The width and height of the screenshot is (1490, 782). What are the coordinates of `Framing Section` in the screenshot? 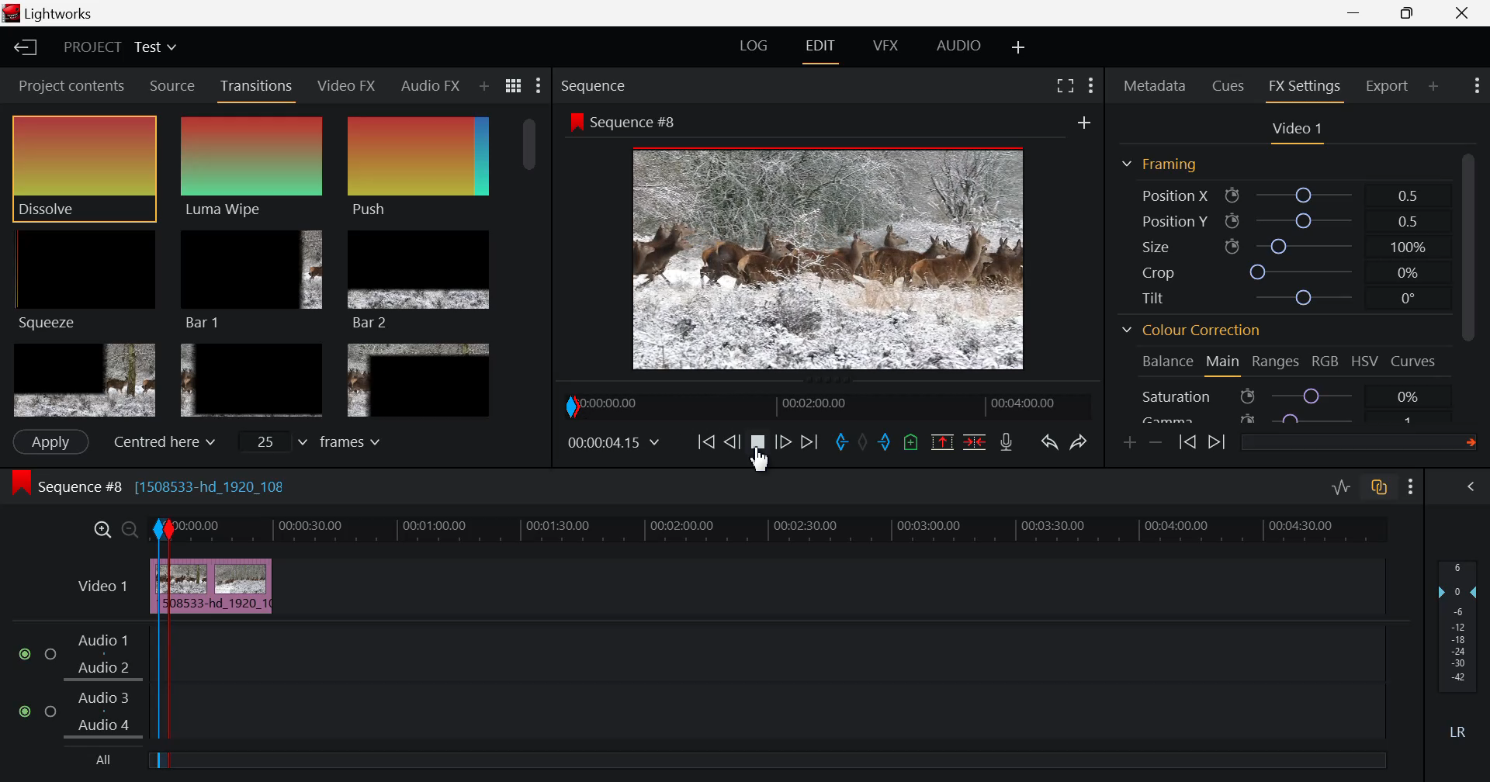 It's located at (1159, 165).